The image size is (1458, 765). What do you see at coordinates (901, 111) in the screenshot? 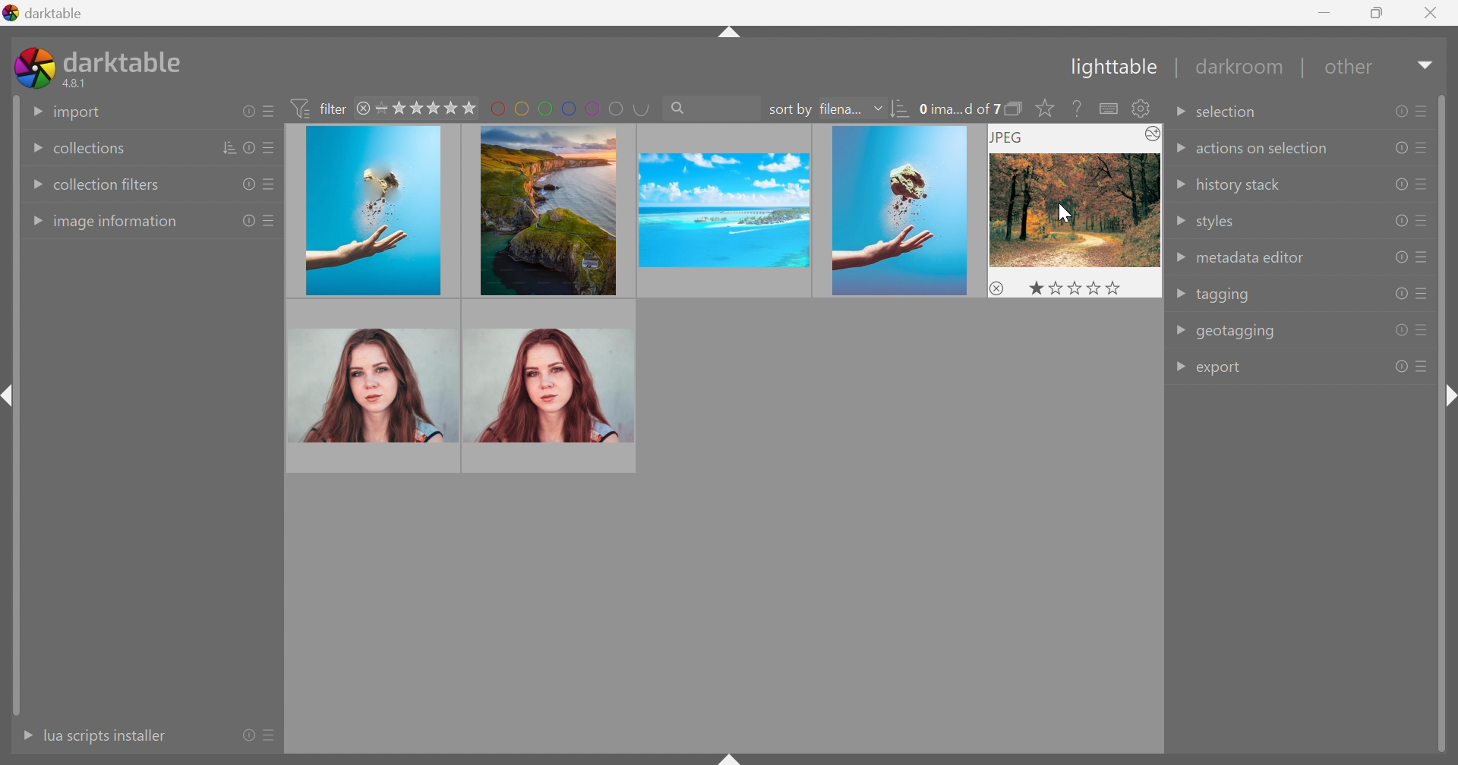
I see `sort` at bounding box center [901, 111].